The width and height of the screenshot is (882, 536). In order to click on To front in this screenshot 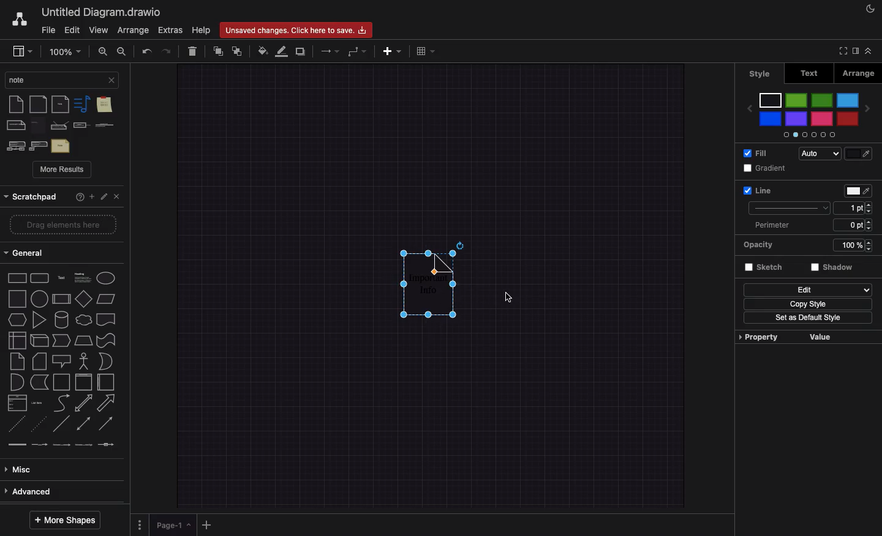, I will do `click(217, 52)`.